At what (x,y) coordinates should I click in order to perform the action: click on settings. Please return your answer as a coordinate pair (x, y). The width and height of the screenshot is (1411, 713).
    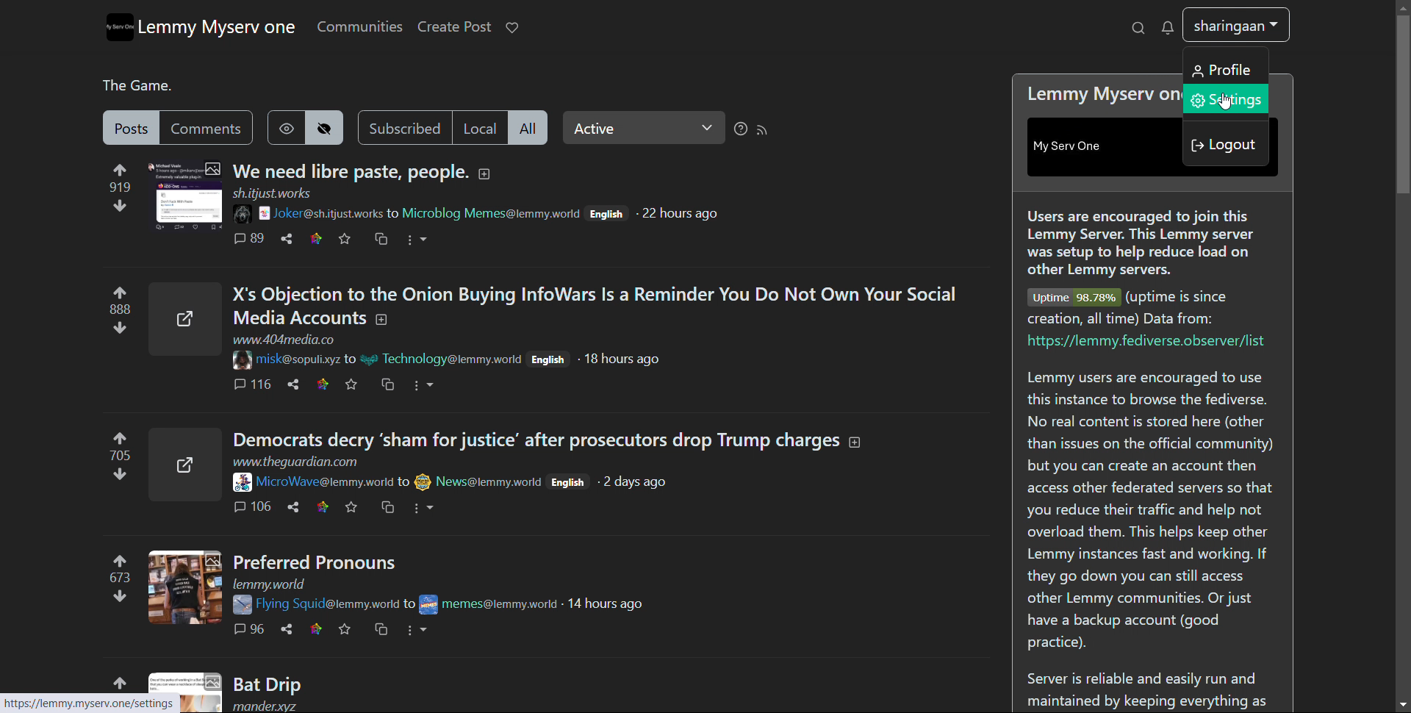
    Looking at the image, I should click on (1225, 98).